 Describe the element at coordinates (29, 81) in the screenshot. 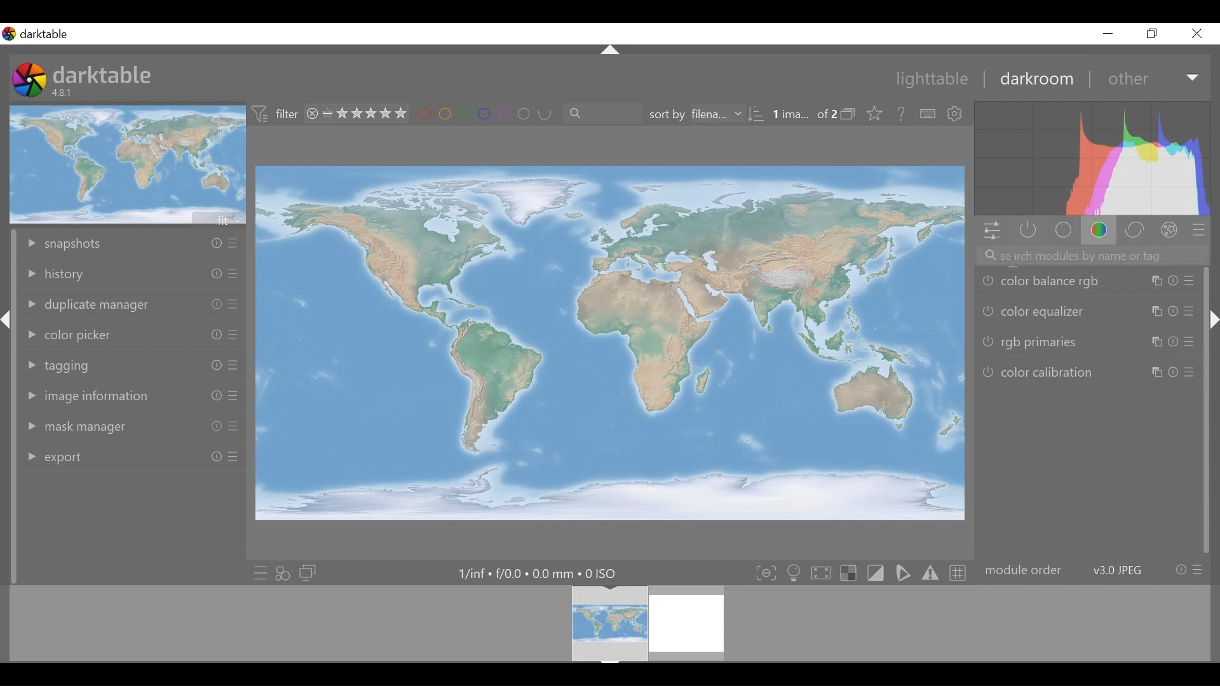

I see `darktable desktop icon` at that location.